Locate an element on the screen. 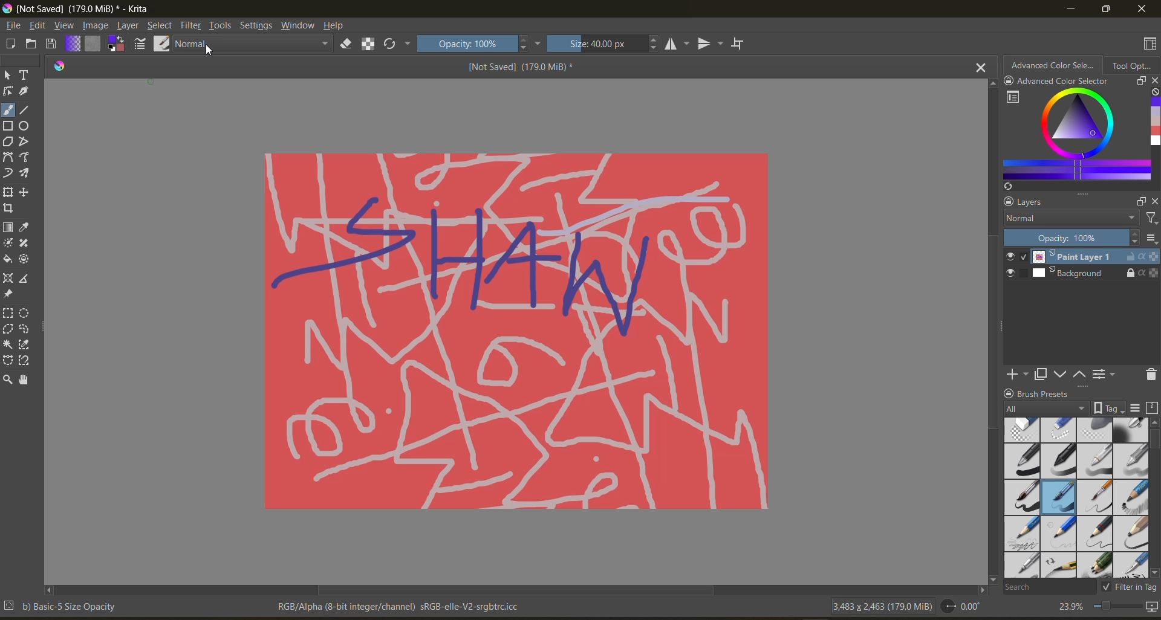 The image size is (1161, 620). Advanced color selector is located at coordinates (1053, 65).